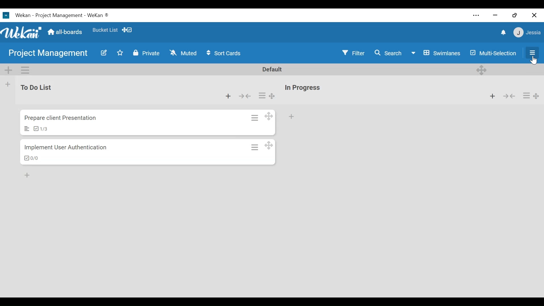  Describe the element at coordinates (492, 96) in the screenshot. I see `Add card to top of the list` at that location.